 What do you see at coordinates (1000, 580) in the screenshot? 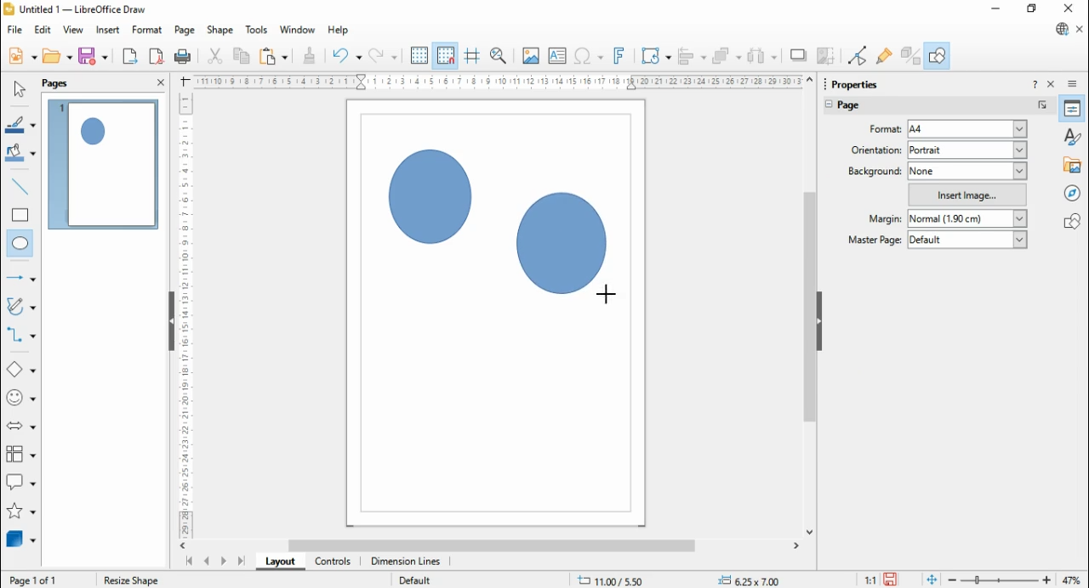
I see `zoom slider` at bounding box center [1000, 580].